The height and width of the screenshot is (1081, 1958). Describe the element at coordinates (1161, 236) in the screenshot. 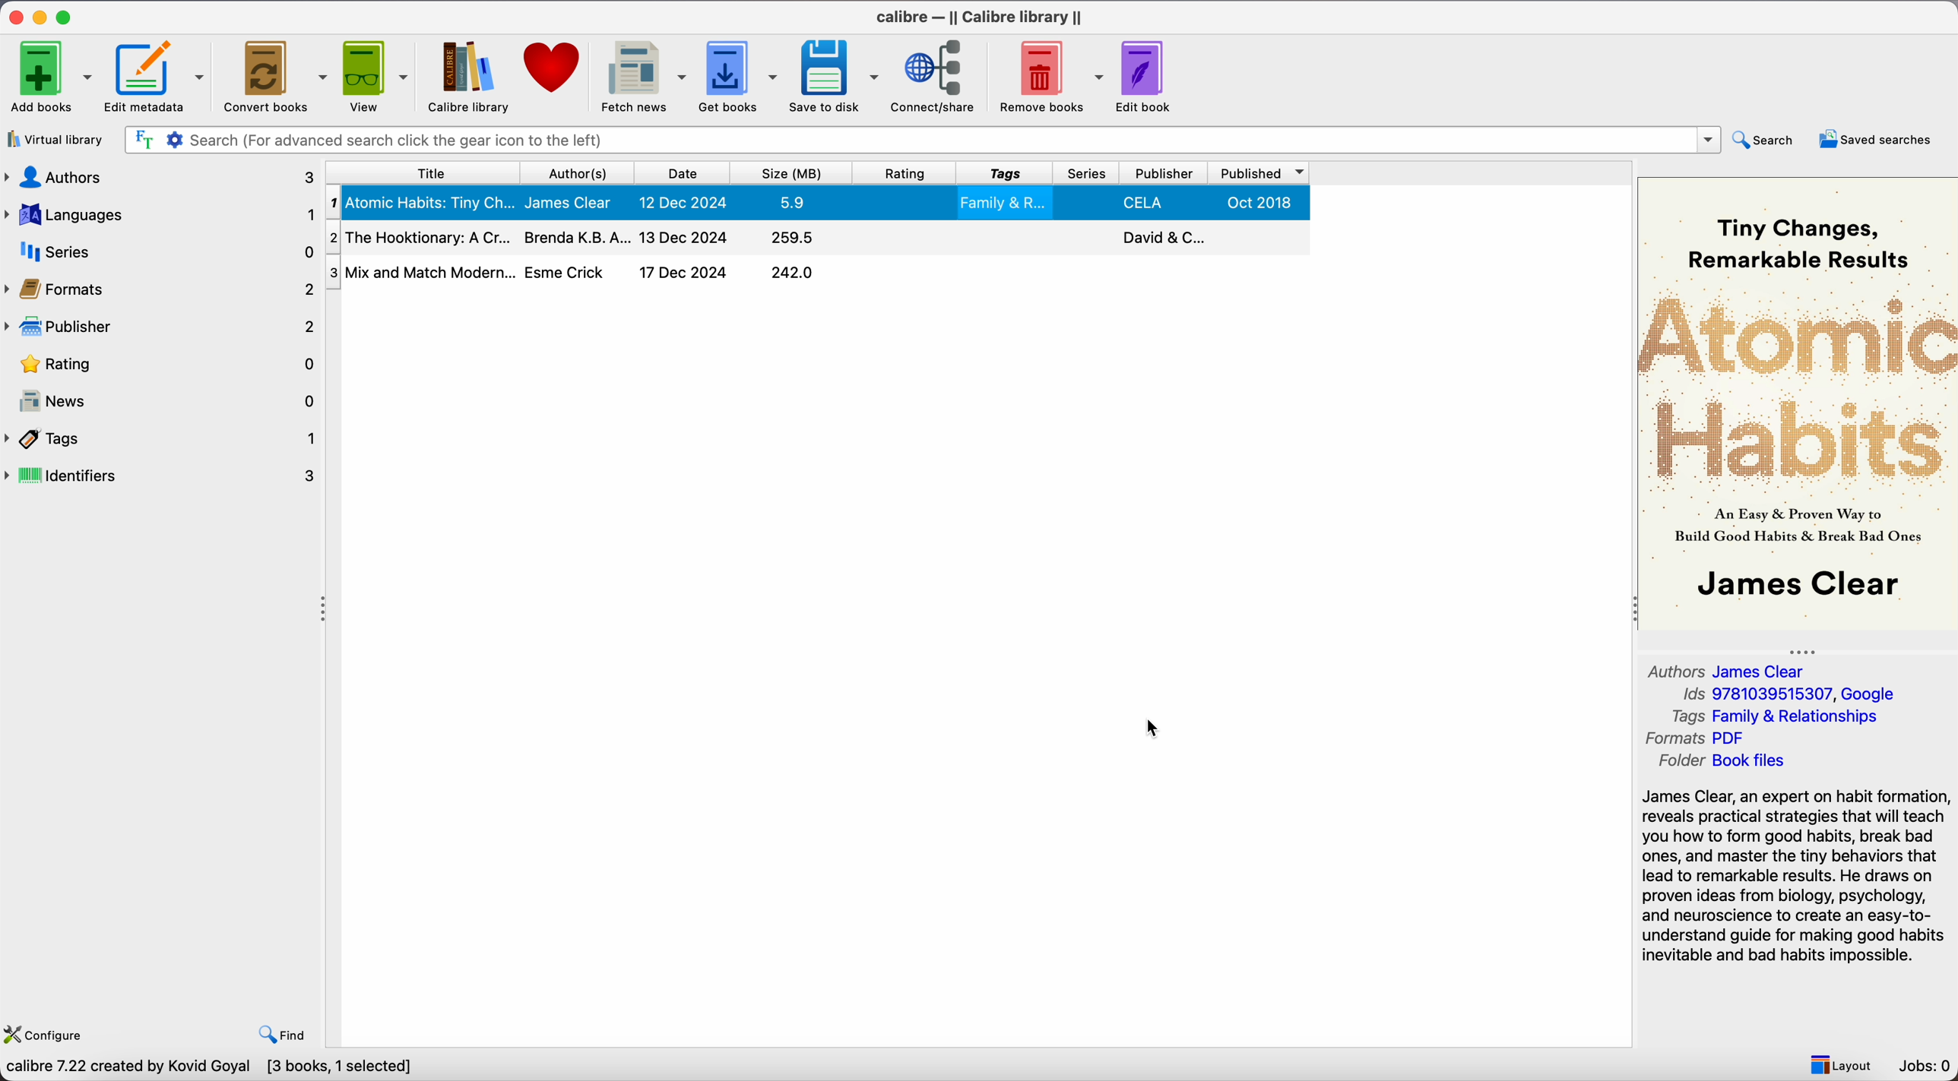

I see `David & C..` at that location.